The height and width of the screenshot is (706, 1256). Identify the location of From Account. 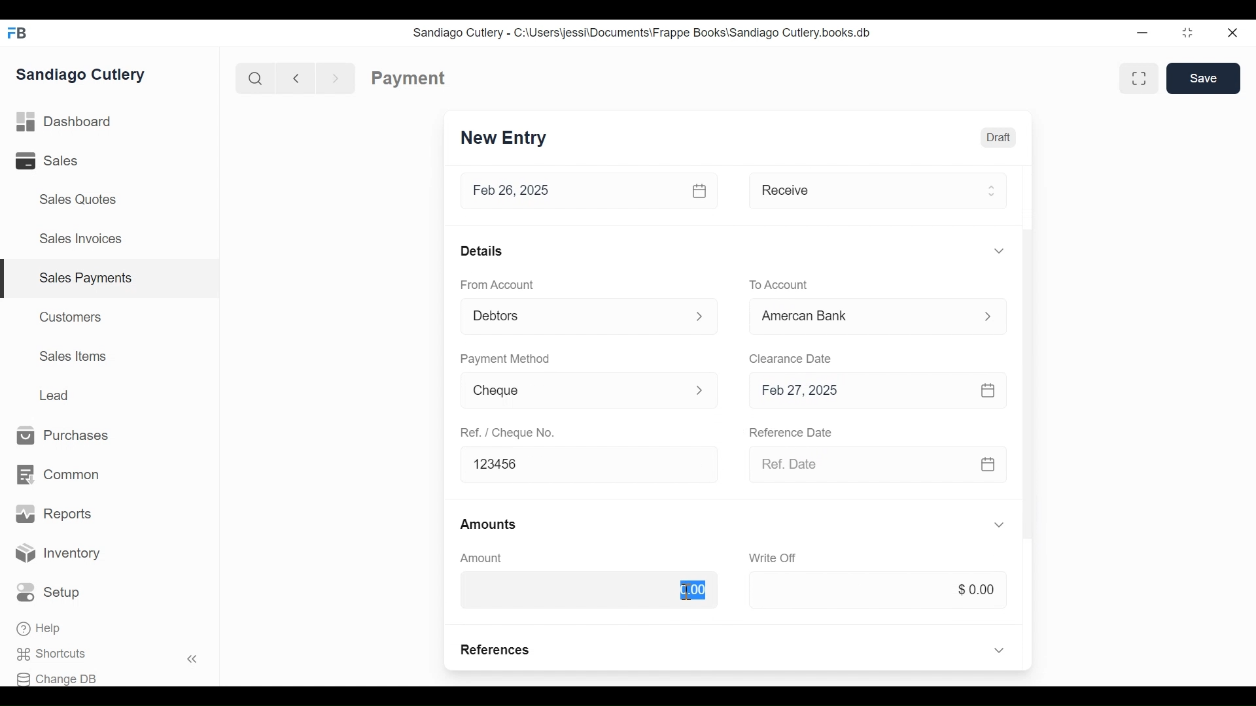
(496, 284).